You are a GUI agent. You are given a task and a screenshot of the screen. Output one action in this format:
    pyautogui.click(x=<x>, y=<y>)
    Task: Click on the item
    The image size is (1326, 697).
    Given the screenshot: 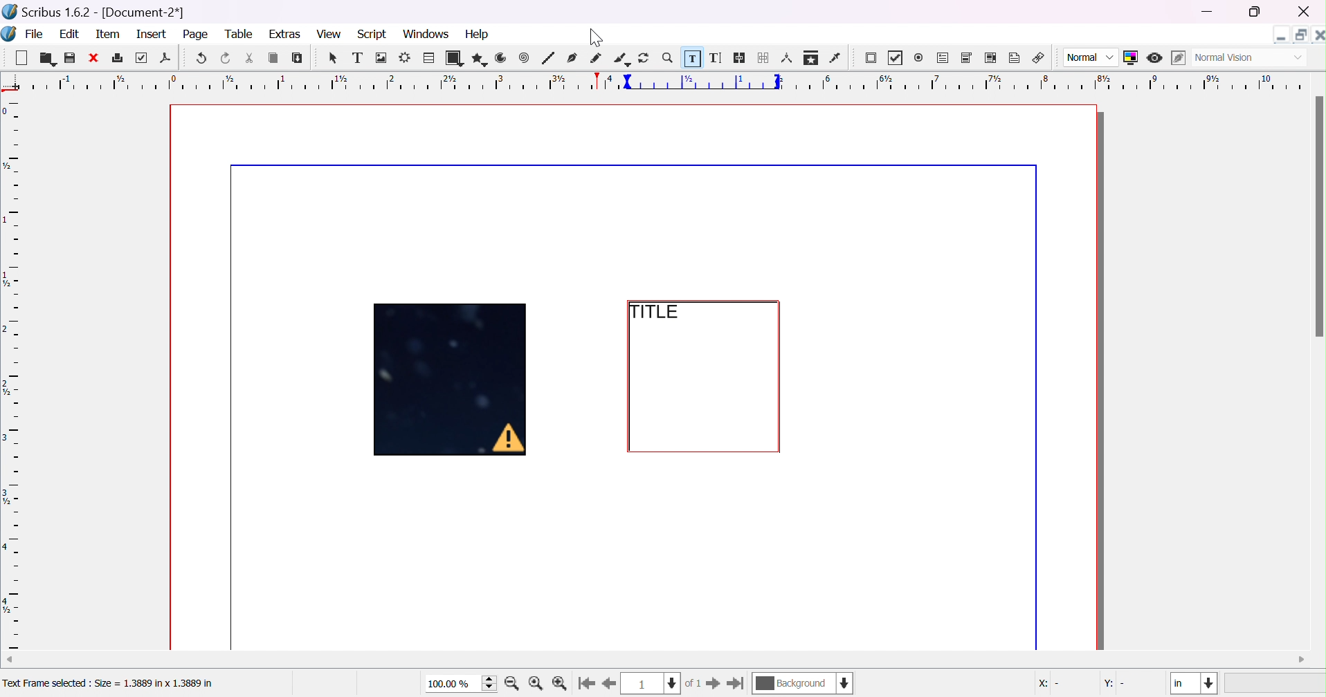 What is the action you would take?
    pyautogui.click(x=107, y=35)
    